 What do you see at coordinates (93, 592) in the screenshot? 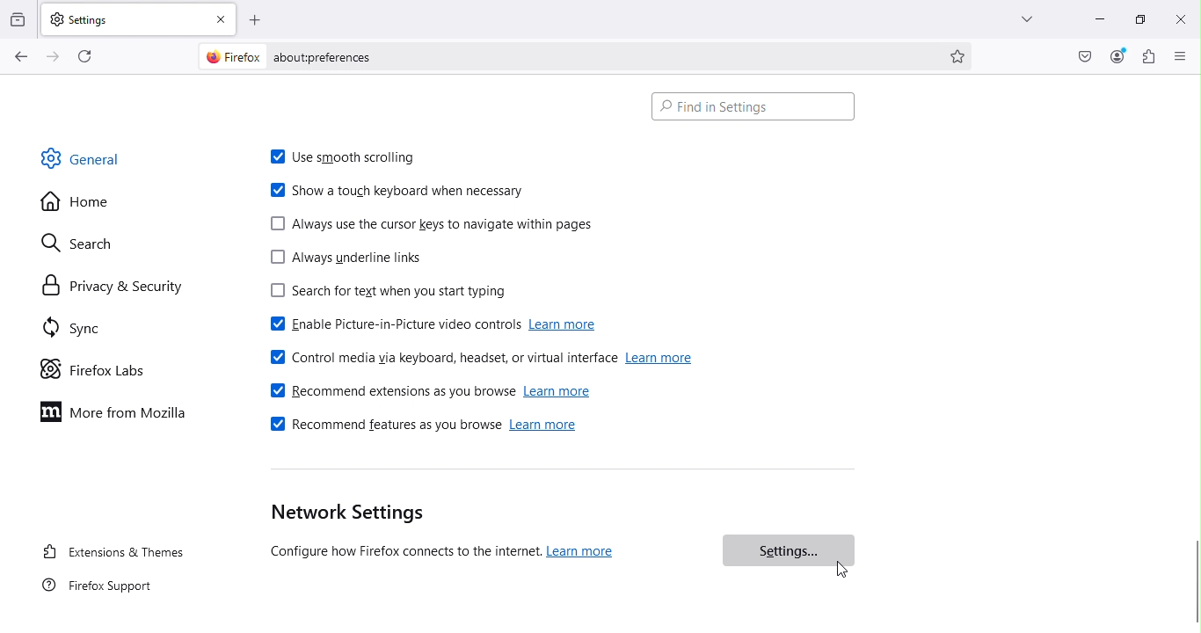
I see `FireFox support` at bounding box center [93, 592].